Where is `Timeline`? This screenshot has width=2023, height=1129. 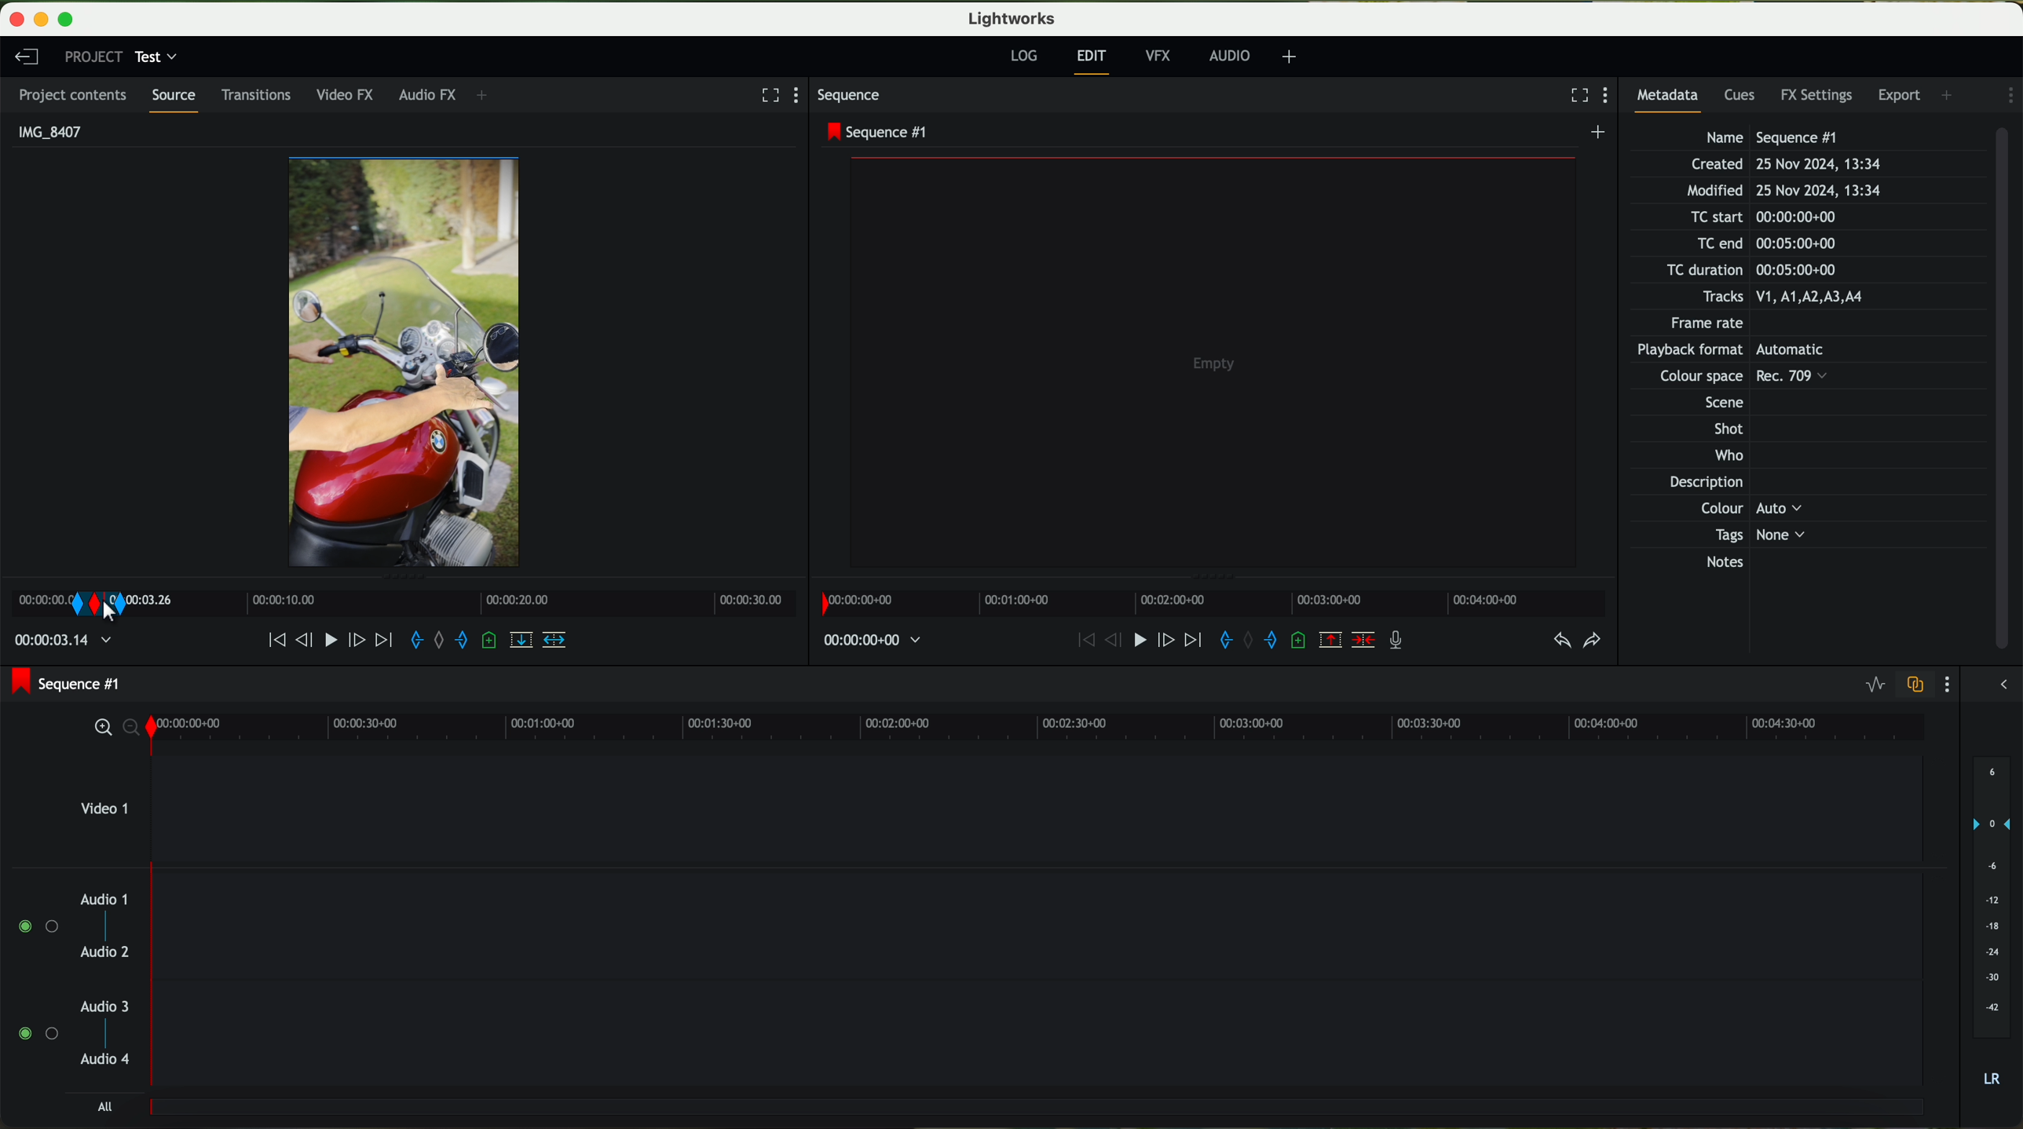
Timeline is located at coordinates (485, 601).